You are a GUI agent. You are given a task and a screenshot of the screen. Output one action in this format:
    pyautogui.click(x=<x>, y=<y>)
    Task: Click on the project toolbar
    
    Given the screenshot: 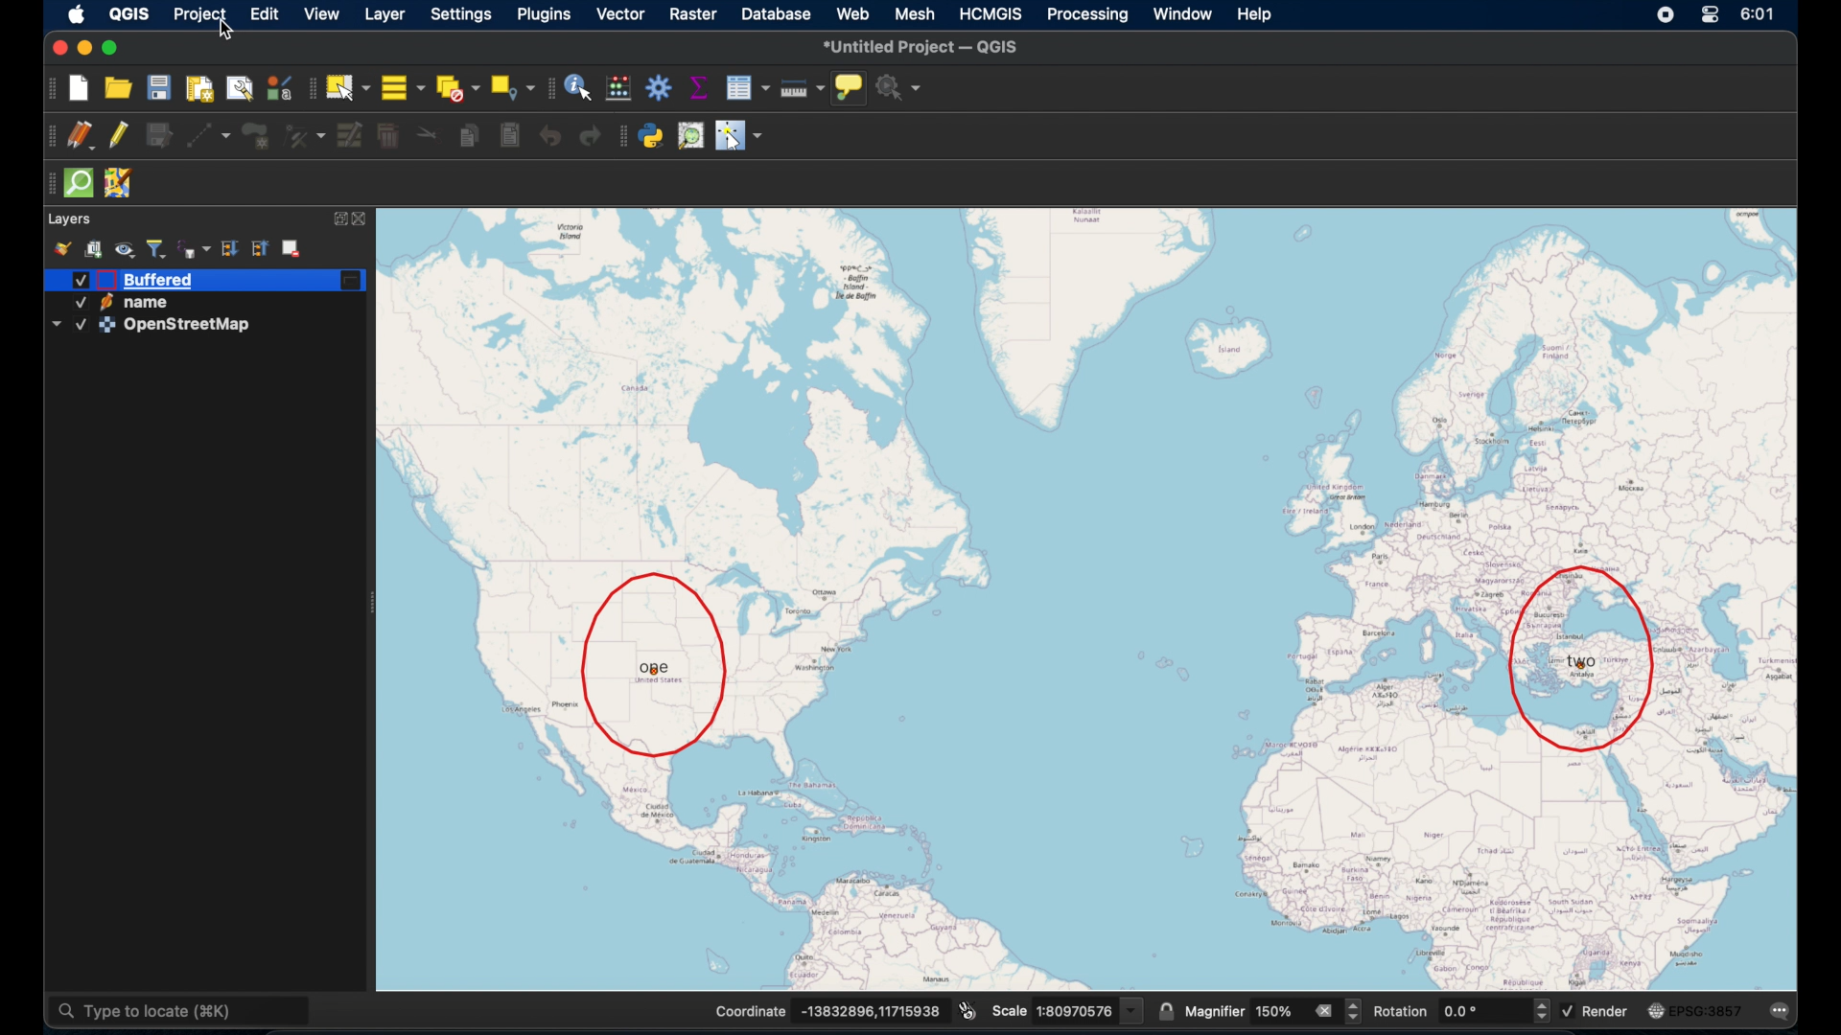 What is the action you would take?
    pyautogui.click(x=50, y=88)
    